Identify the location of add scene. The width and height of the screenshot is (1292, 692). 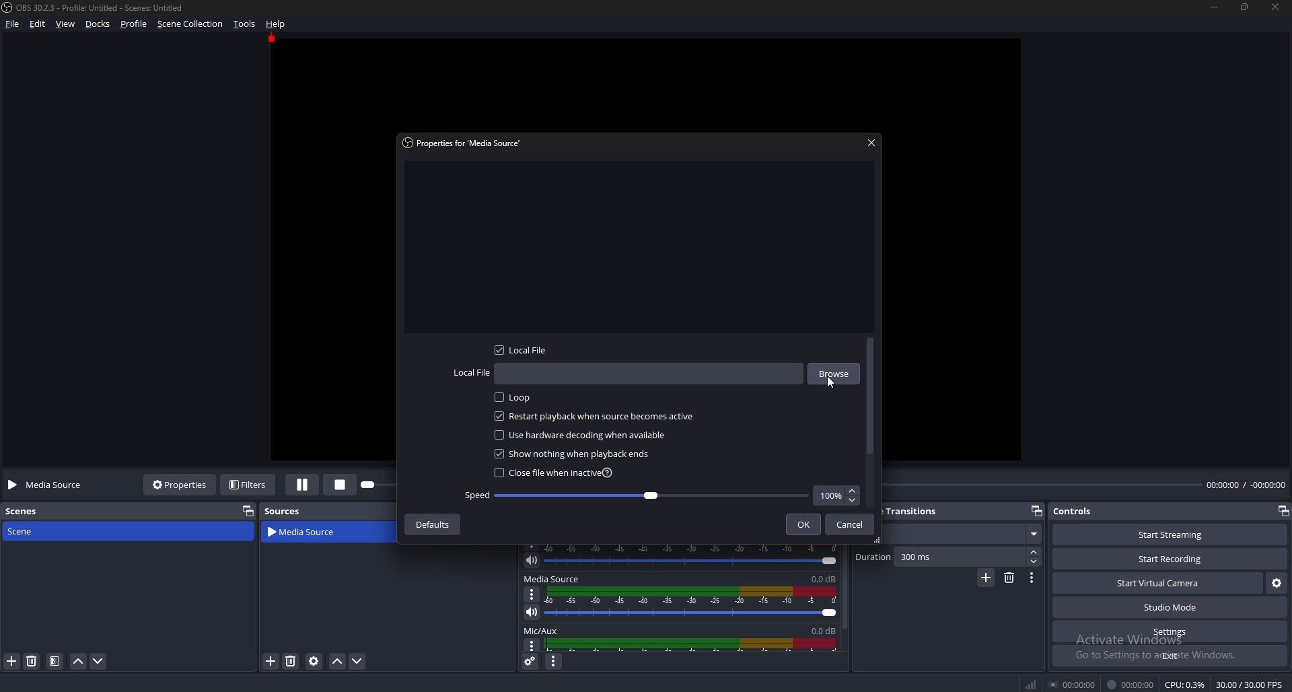
(13, 661).